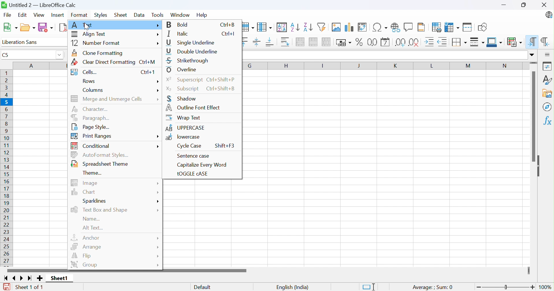 The width and height of the screenshot is (554, 291). What do you see at coordinates (545, 5) in the screenshot?
I see `Close` at bounding box center [545, 5].